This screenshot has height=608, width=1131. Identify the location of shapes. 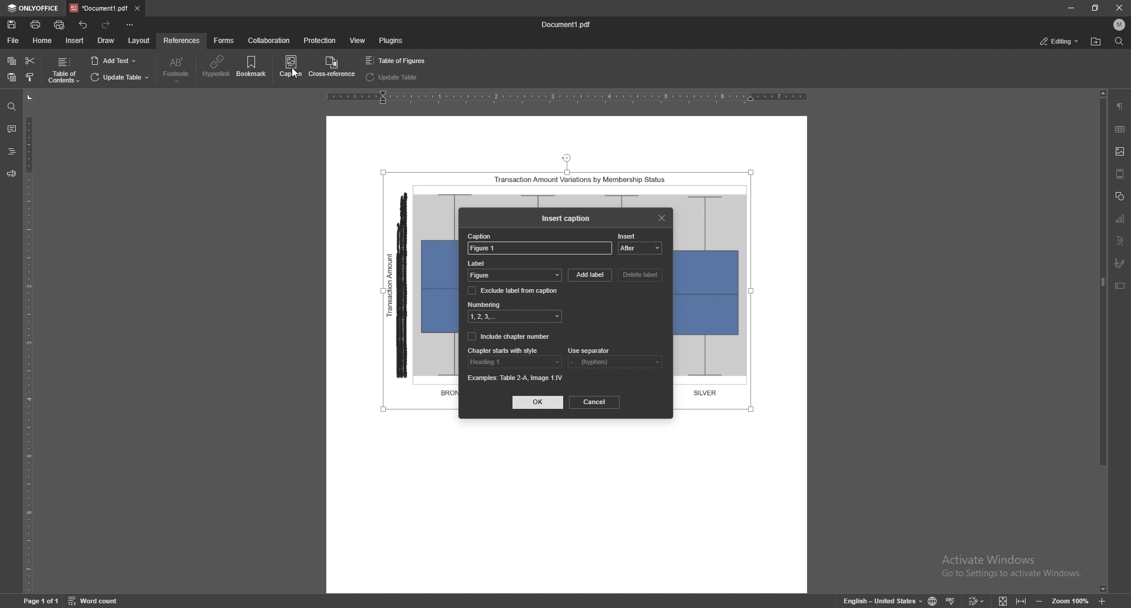
(1119, 196).